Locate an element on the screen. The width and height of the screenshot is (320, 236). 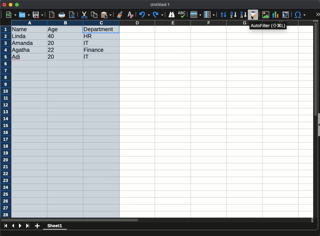
chart is located at coordinates (276, 15).